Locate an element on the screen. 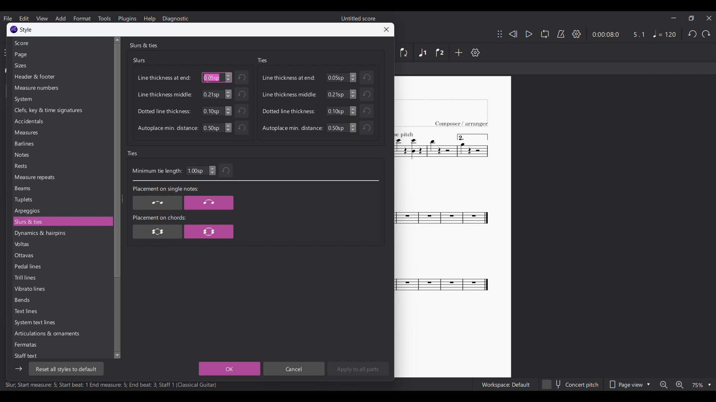 This screenshot has width=716, height=402. Undo is located at coordinates (367, 94).